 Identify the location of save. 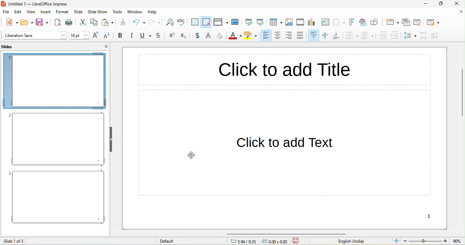
(44, 22).